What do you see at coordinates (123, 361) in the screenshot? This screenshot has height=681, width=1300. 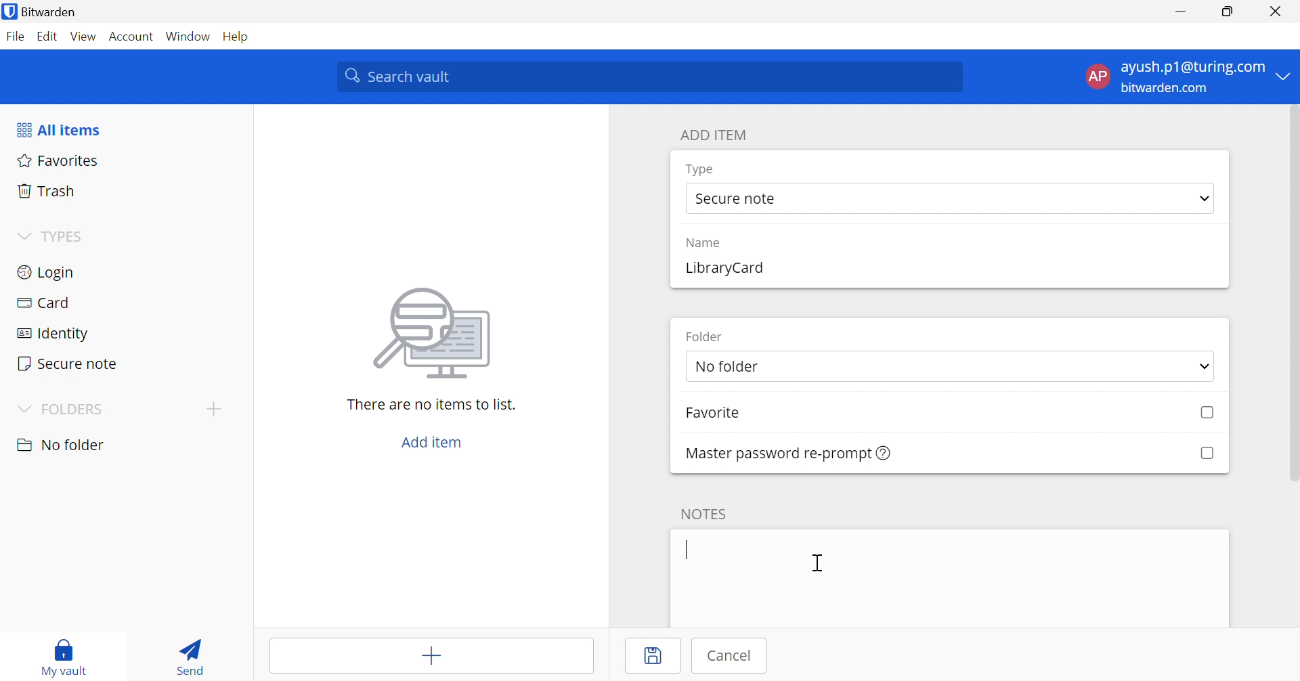 I see `Secure note` at bounding box center [123, 361].